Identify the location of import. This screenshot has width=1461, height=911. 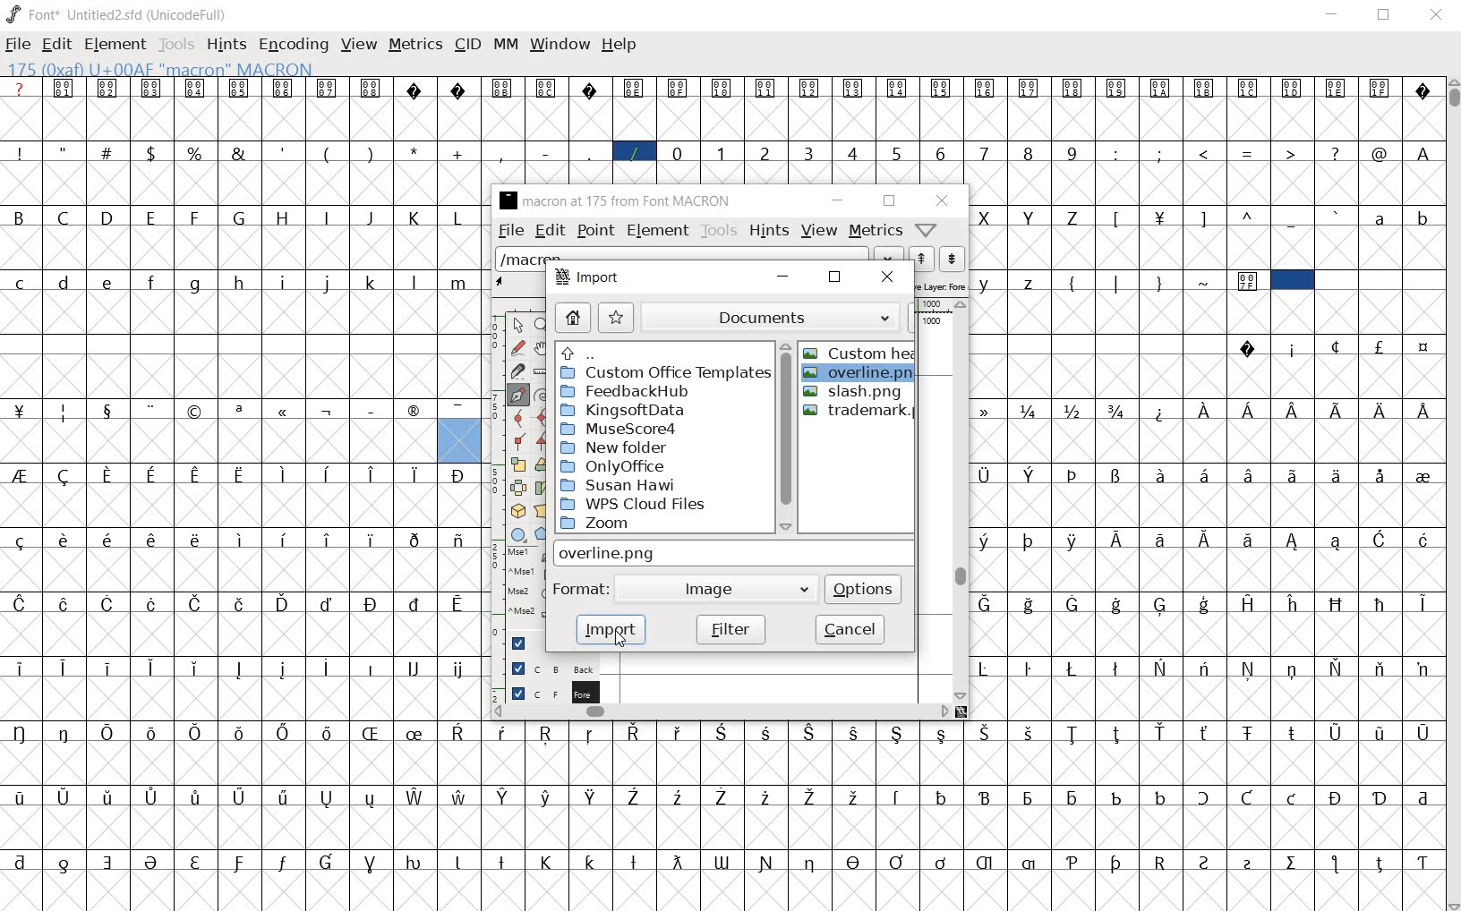
(594, 277).